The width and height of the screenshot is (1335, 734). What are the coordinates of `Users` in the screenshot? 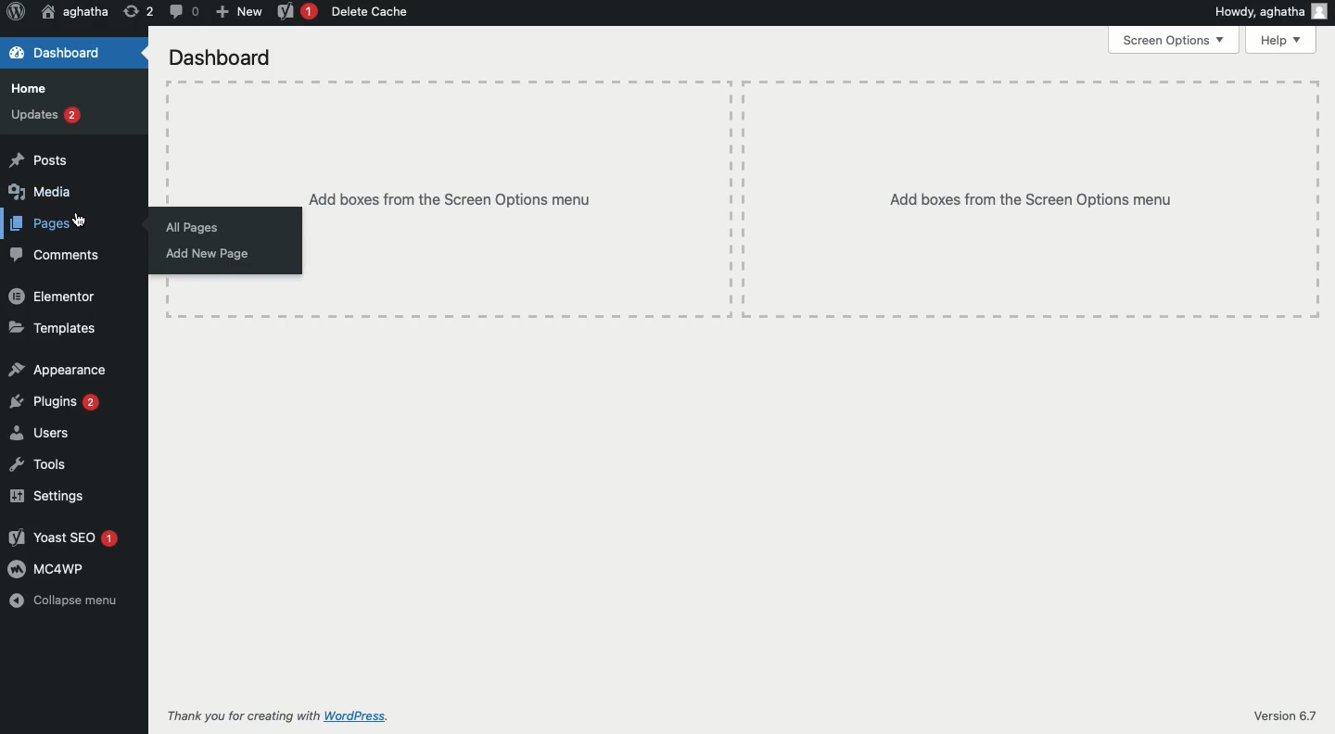 It's located at (41, 432).